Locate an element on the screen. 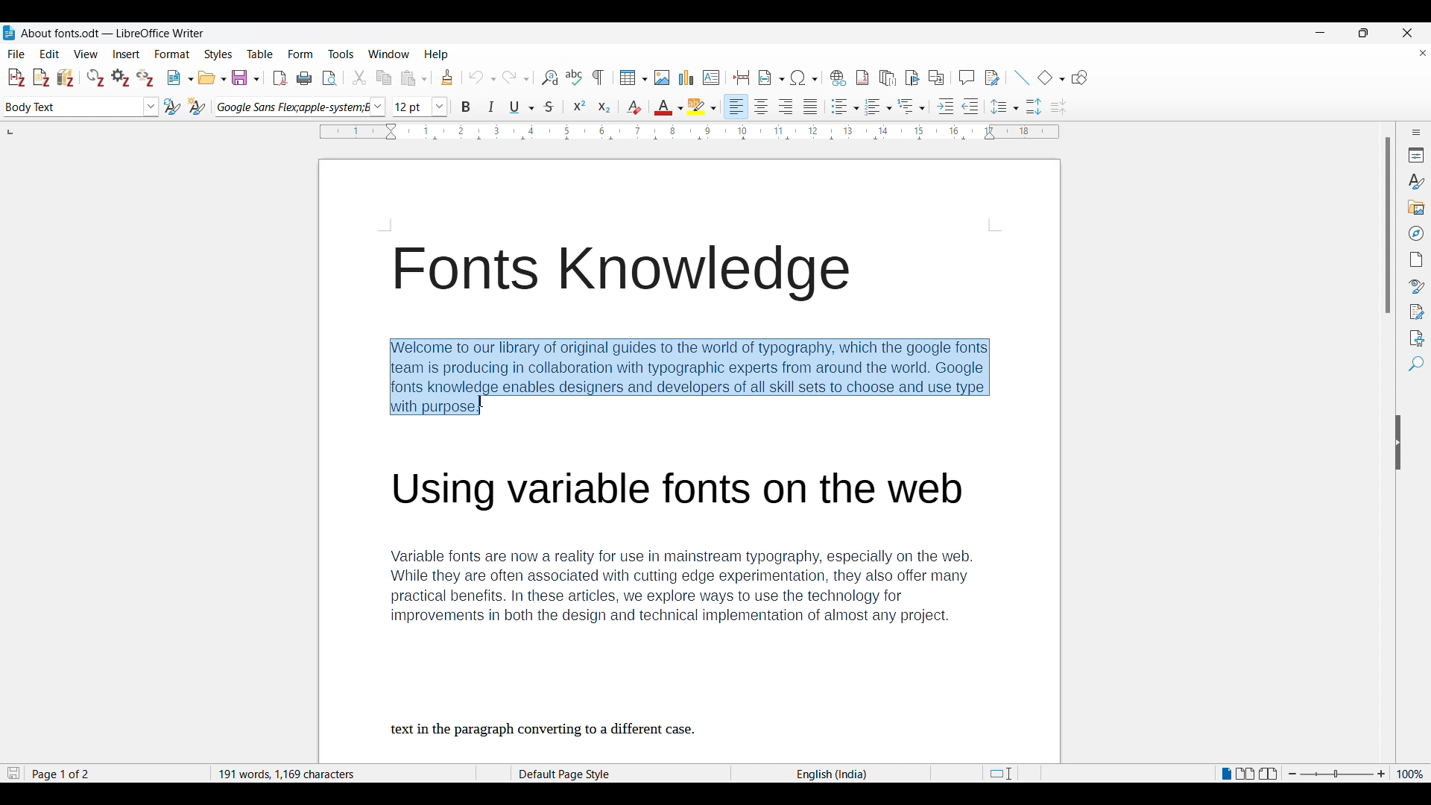  Gallery  is located at coordinates (1417, 207).